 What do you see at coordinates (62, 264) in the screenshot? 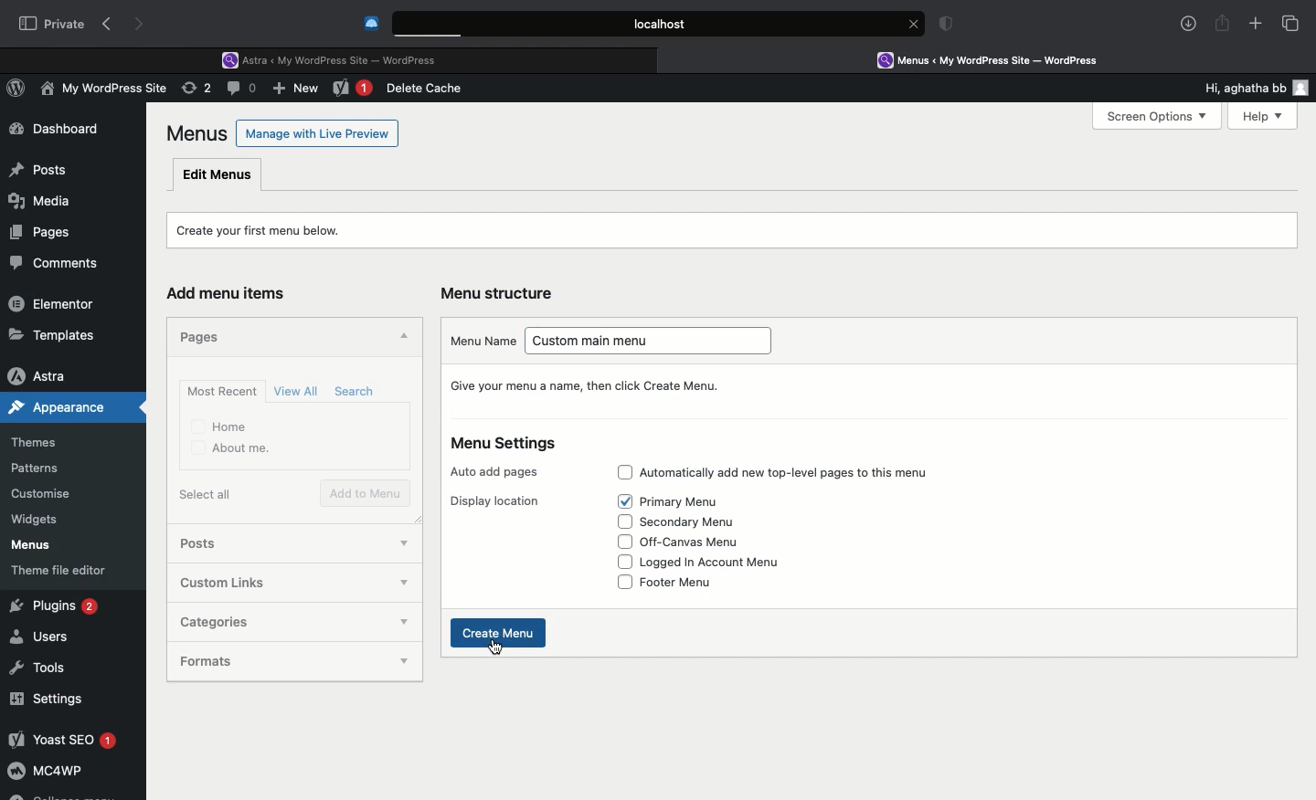
I see `Comments` at bounding box center [62, 264].